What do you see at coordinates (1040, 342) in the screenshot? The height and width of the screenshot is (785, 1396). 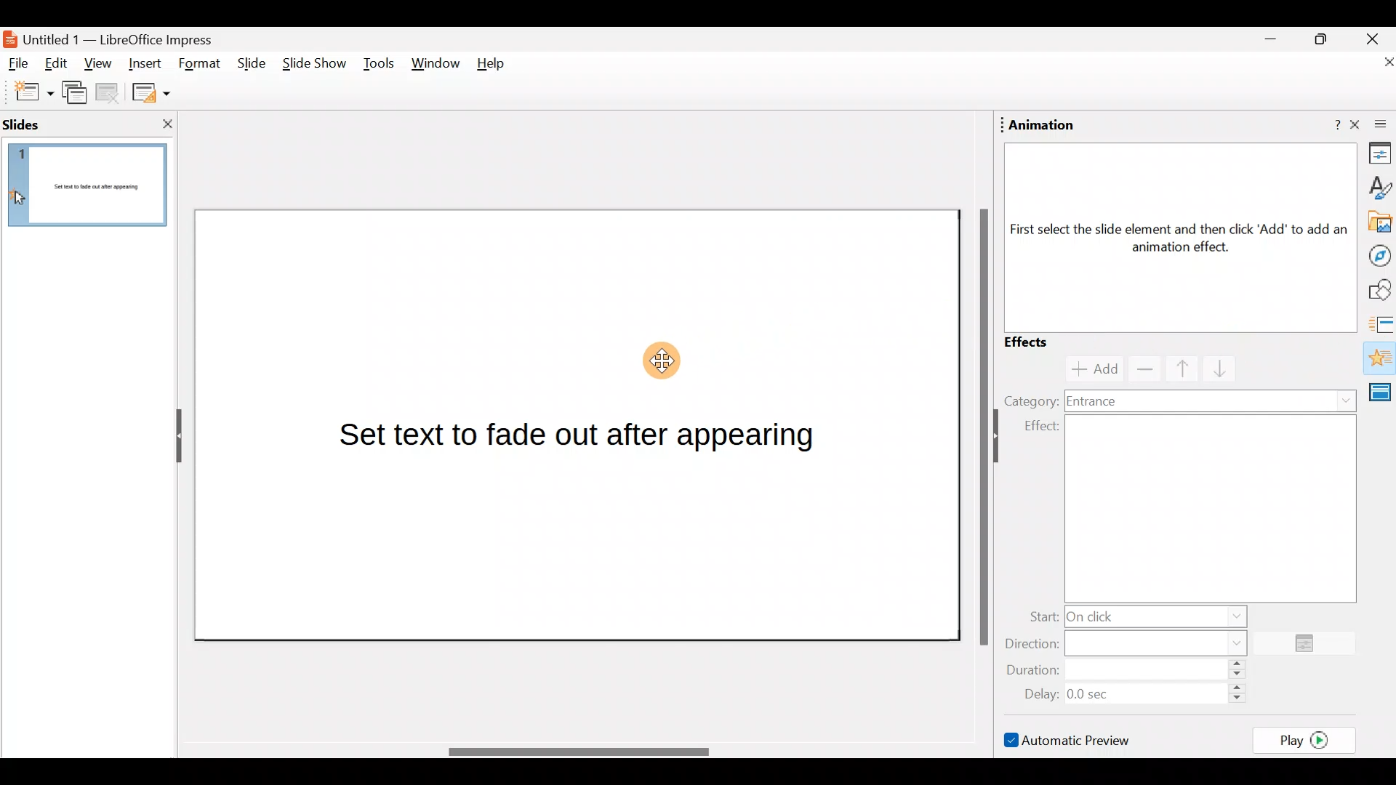 I see `Effects` at bounding box center [1040, 342].